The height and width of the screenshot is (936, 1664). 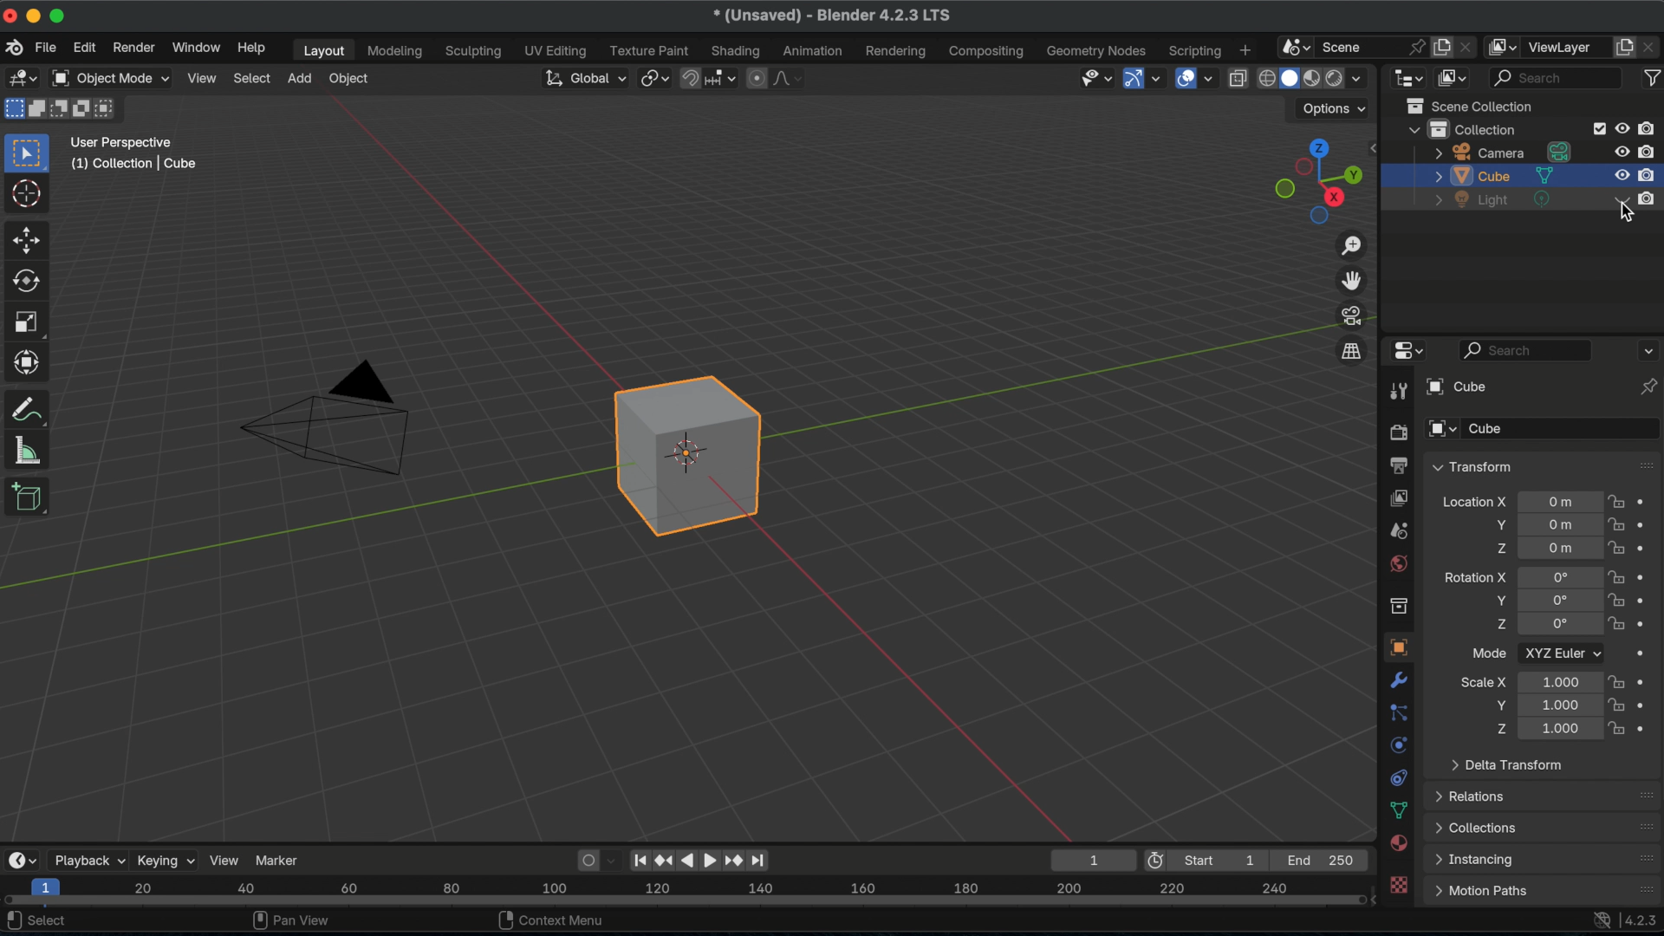 I want to click on transform pivot point, so click(x=654, y=77).